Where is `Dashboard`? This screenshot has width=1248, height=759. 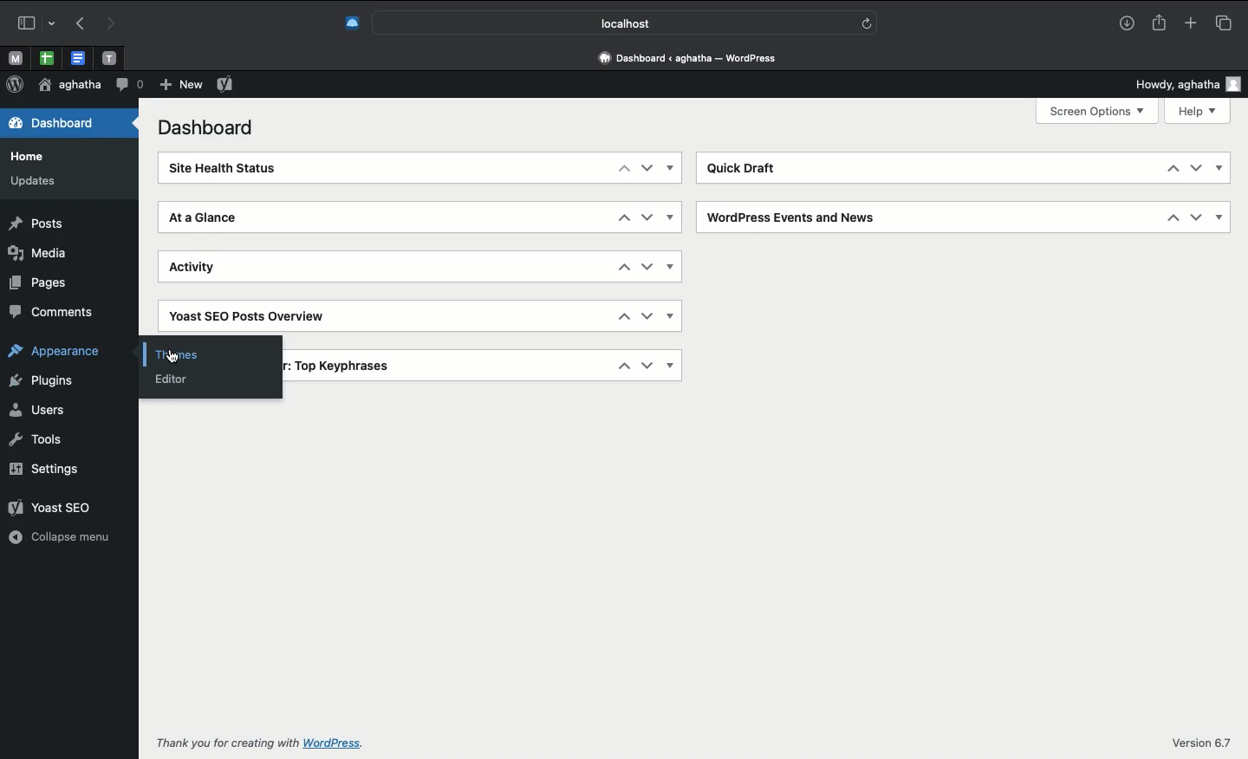 Dashboard is located at coordinates (202, 128).